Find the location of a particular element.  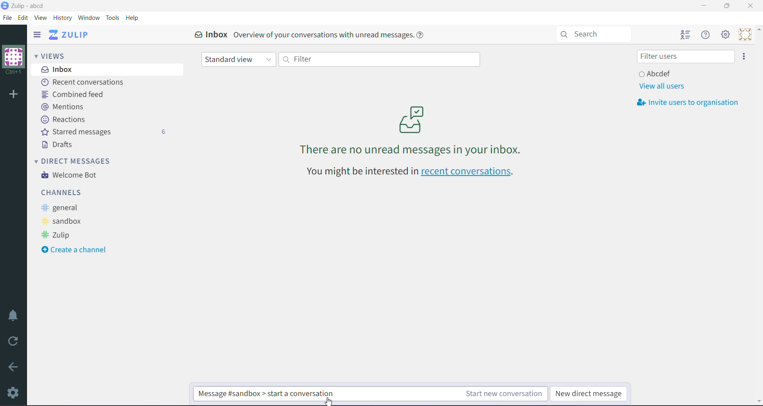

Reload is located at coordinates (15, 341).